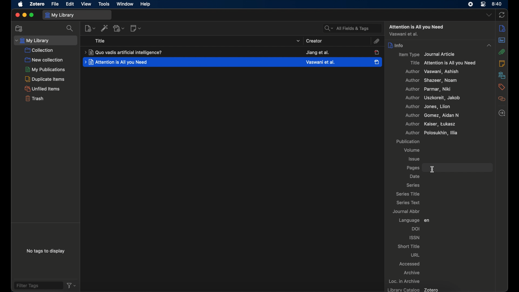  I want to click on new item, so click(90, 28).